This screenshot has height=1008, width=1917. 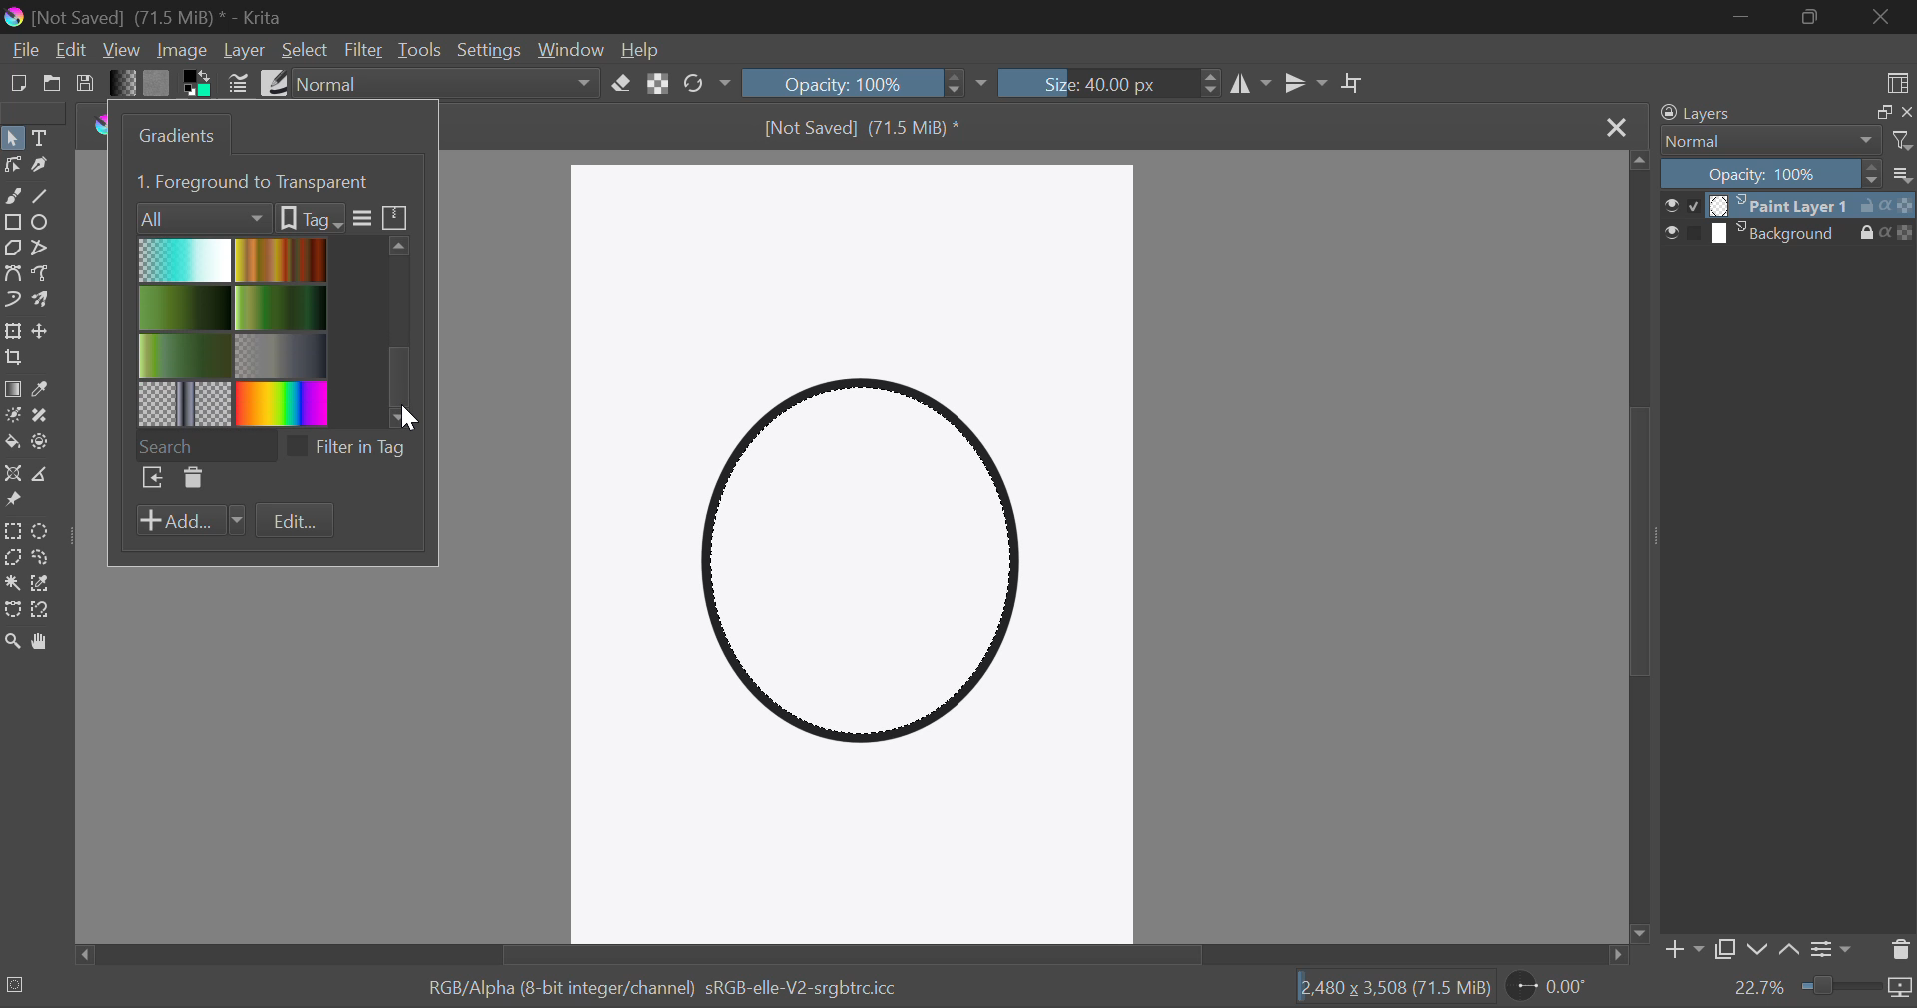 What do you see at coordinates (420, 49) in the screenshot?
I see `Tools` at bounding box center [420, 49].